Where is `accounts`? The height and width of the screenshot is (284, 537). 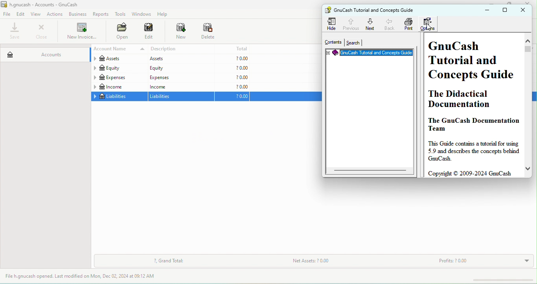
accounts is located at coordinates (44, 53).